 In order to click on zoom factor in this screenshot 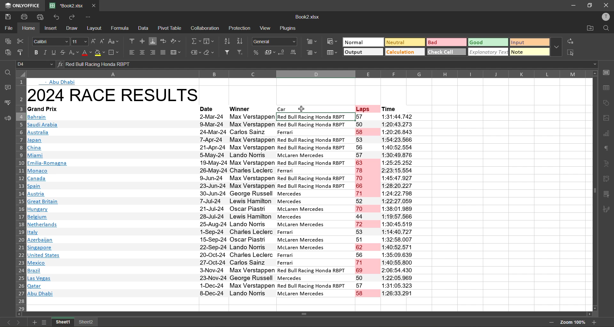, I will do `click(572, 322)`.